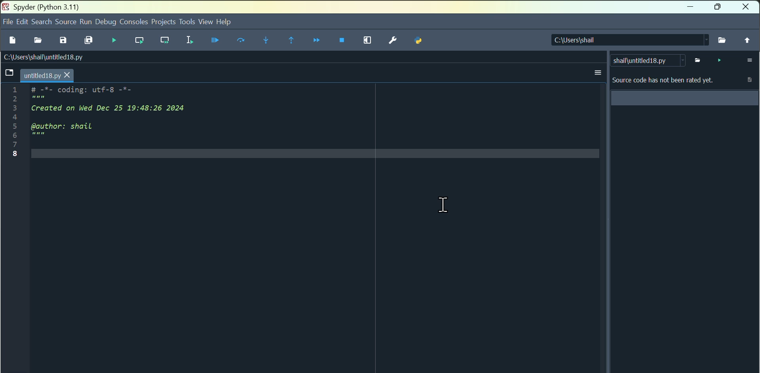  What do you see at coordinates (23, 22) in the screenshot?
I see `Edit` at bounding box center [23, 22].